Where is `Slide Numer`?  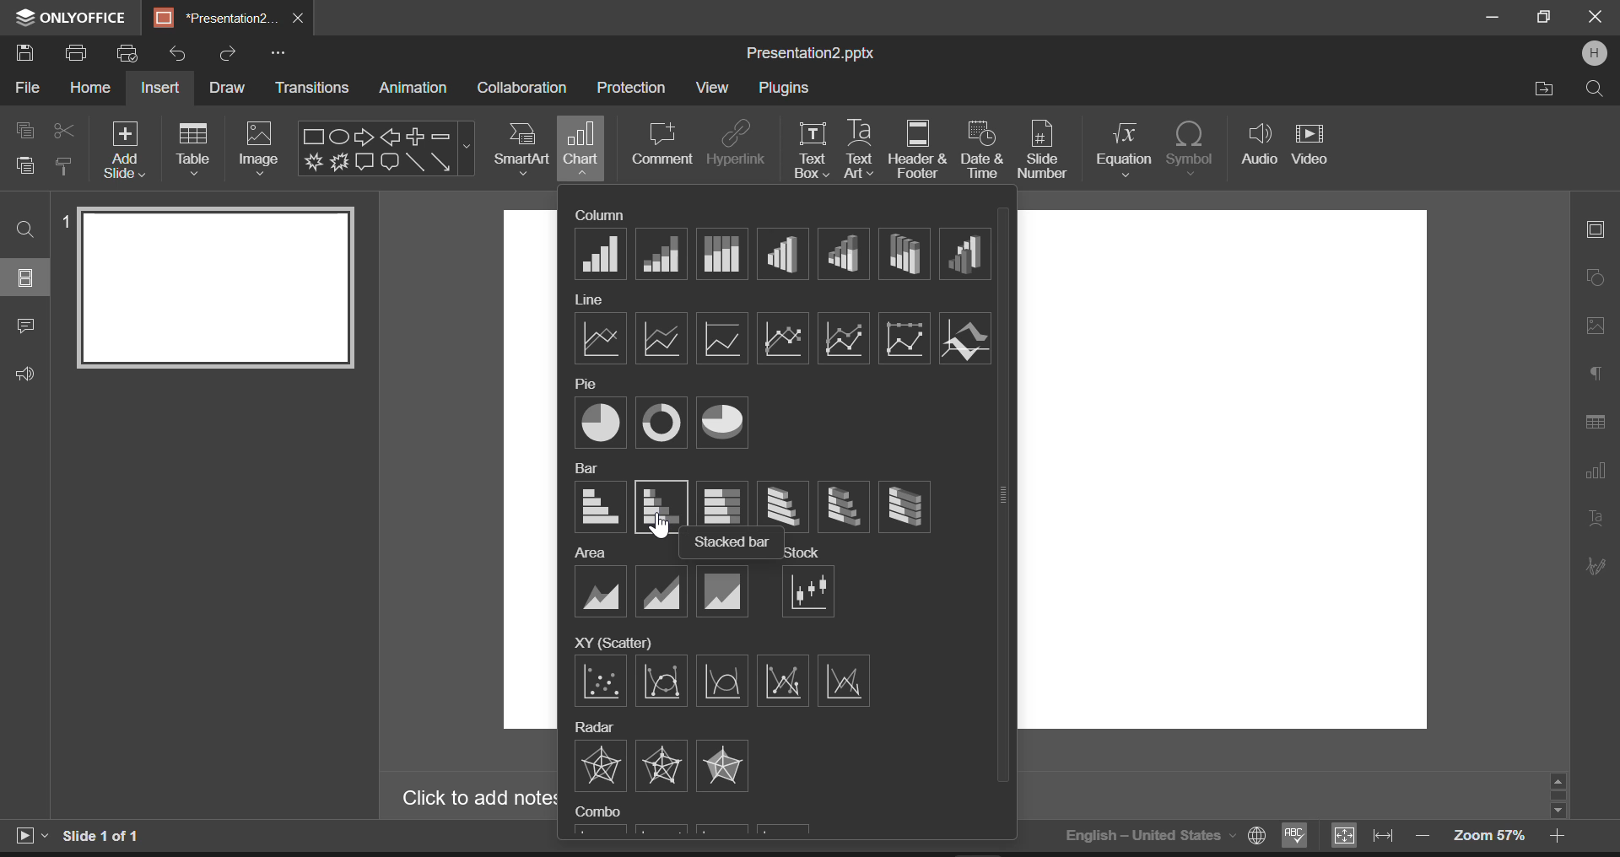 Slide Numer is located at coordinates (1045, 148).